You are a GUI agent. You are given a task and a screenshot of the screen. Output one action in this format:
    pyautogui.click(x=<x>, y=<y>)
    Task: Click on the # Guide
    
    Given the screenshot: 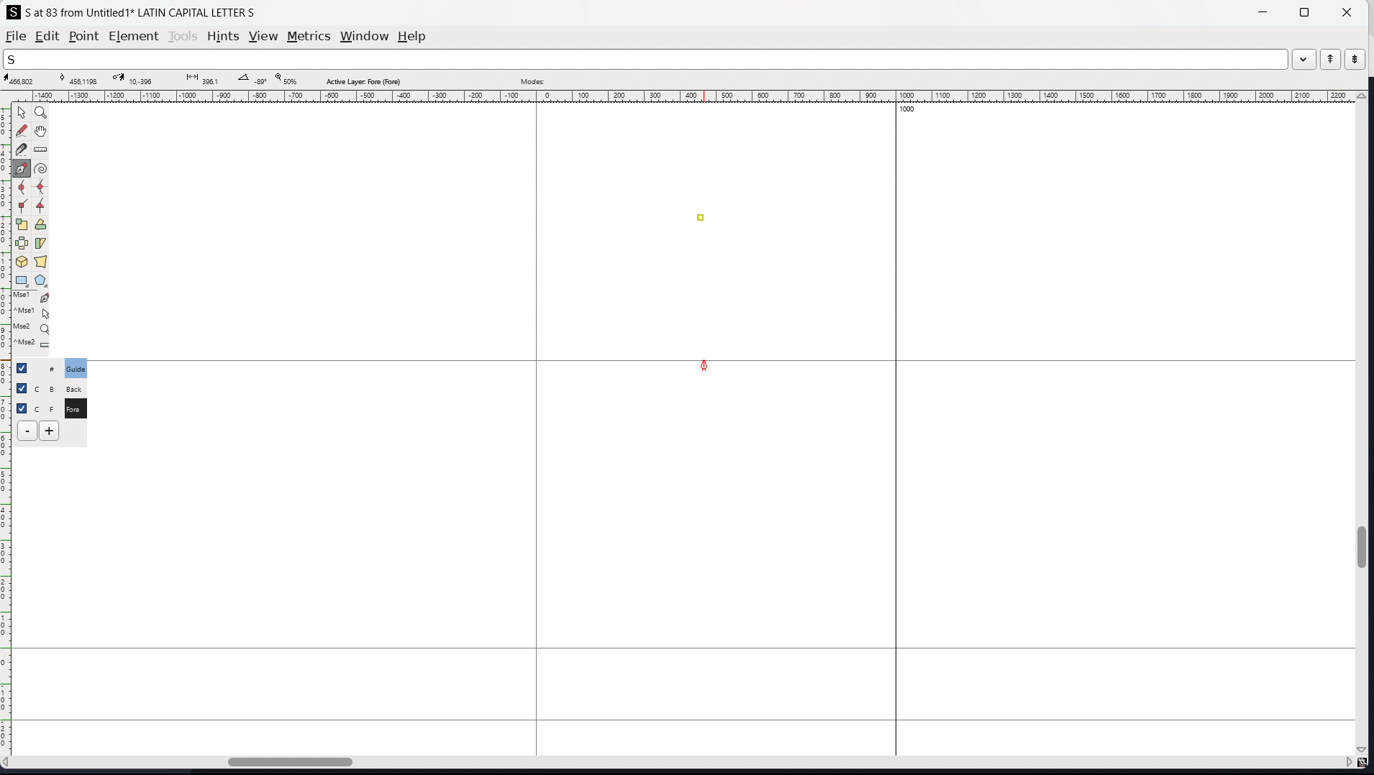 What is the action you would take?
    pyautogui.click(x=77, y=368)
    